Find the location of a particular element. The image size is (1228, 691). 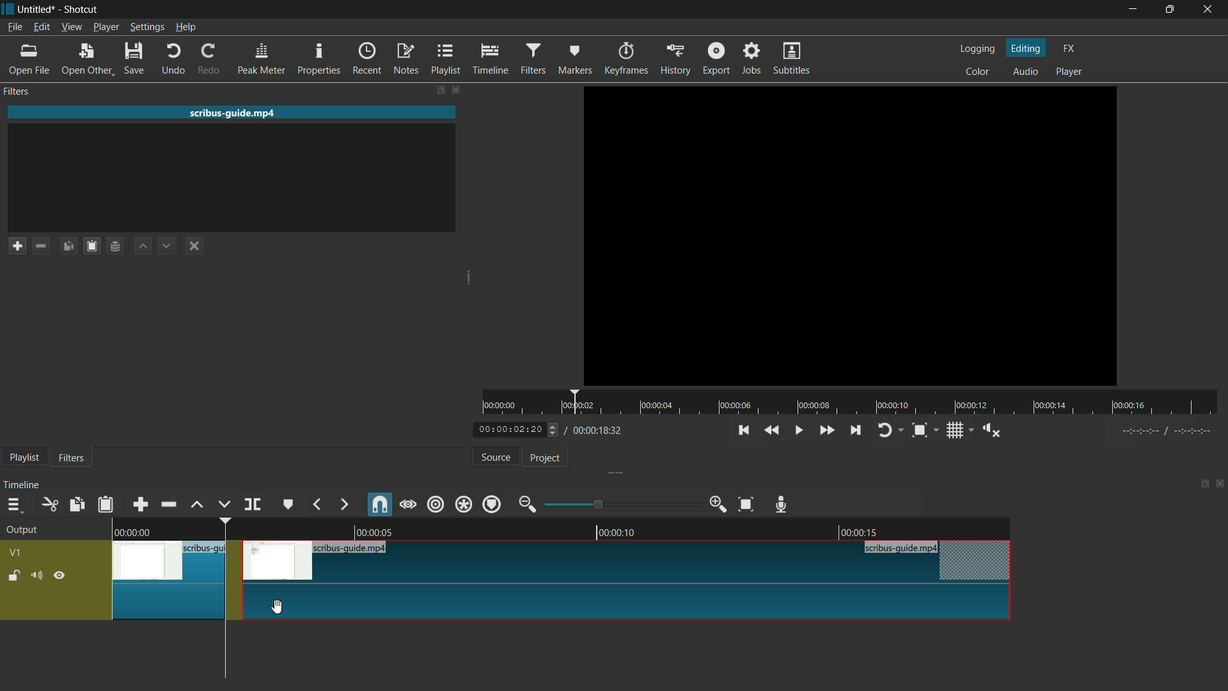

imported file name is located at coordinates (233, 112).